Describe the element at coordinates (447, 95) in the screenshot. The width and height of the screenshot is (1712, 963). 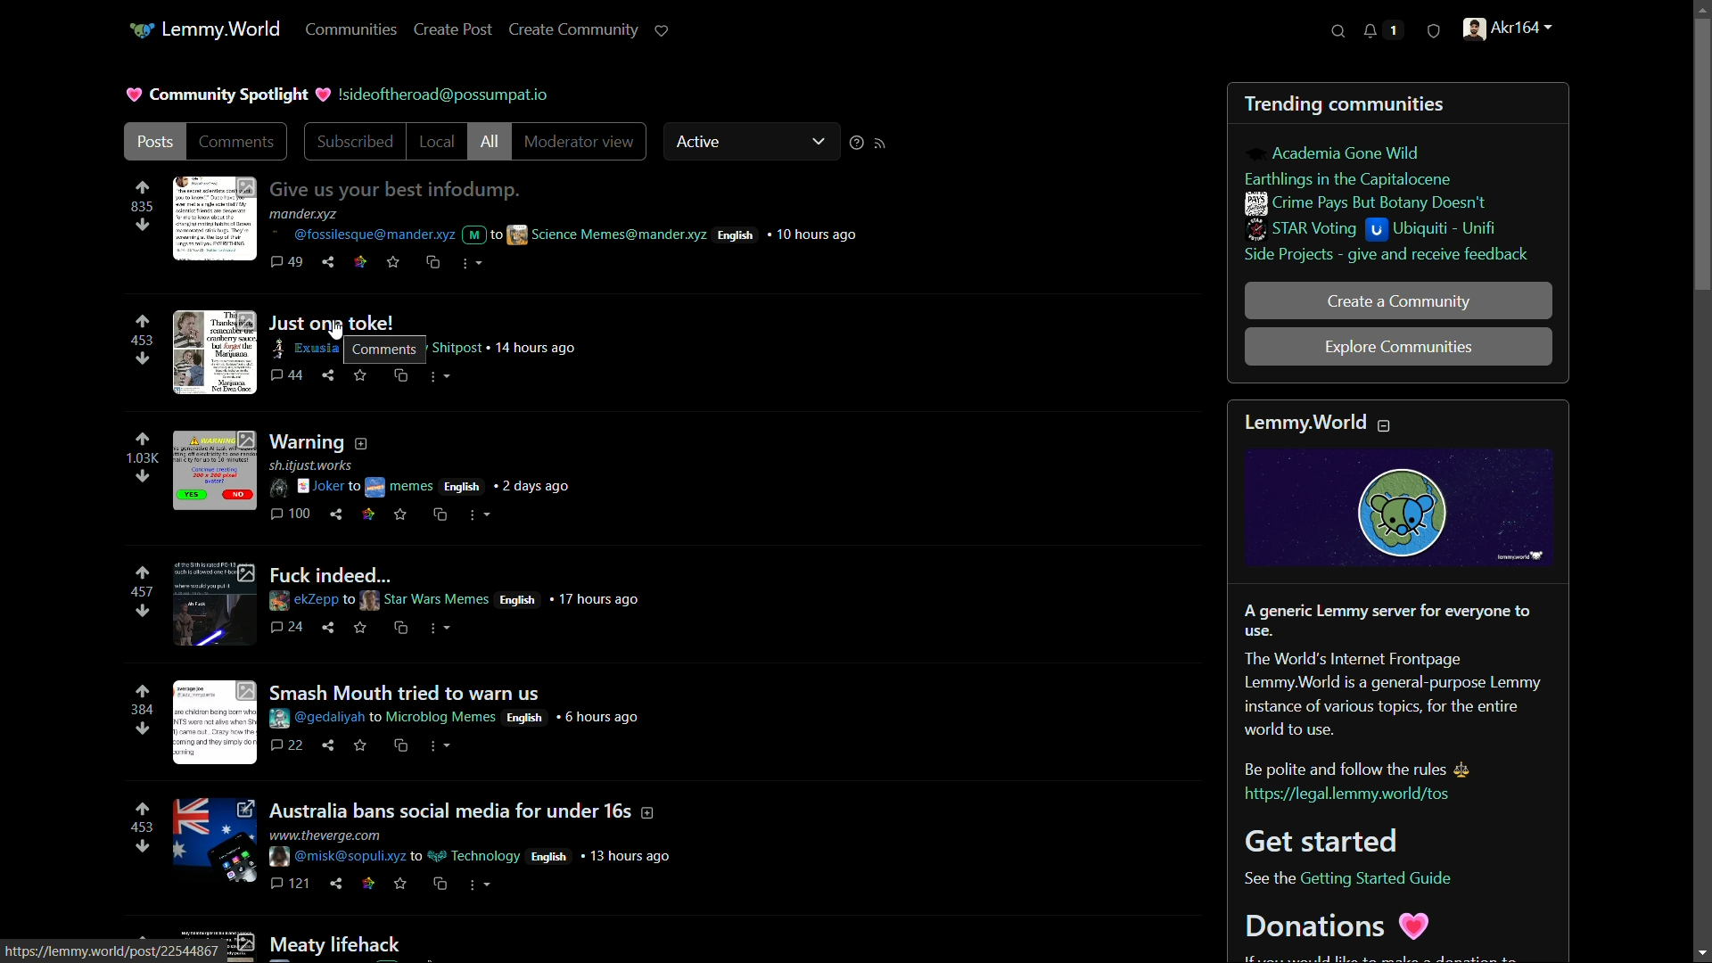
I see `sideoftheroad@possumpat.io` at that location.